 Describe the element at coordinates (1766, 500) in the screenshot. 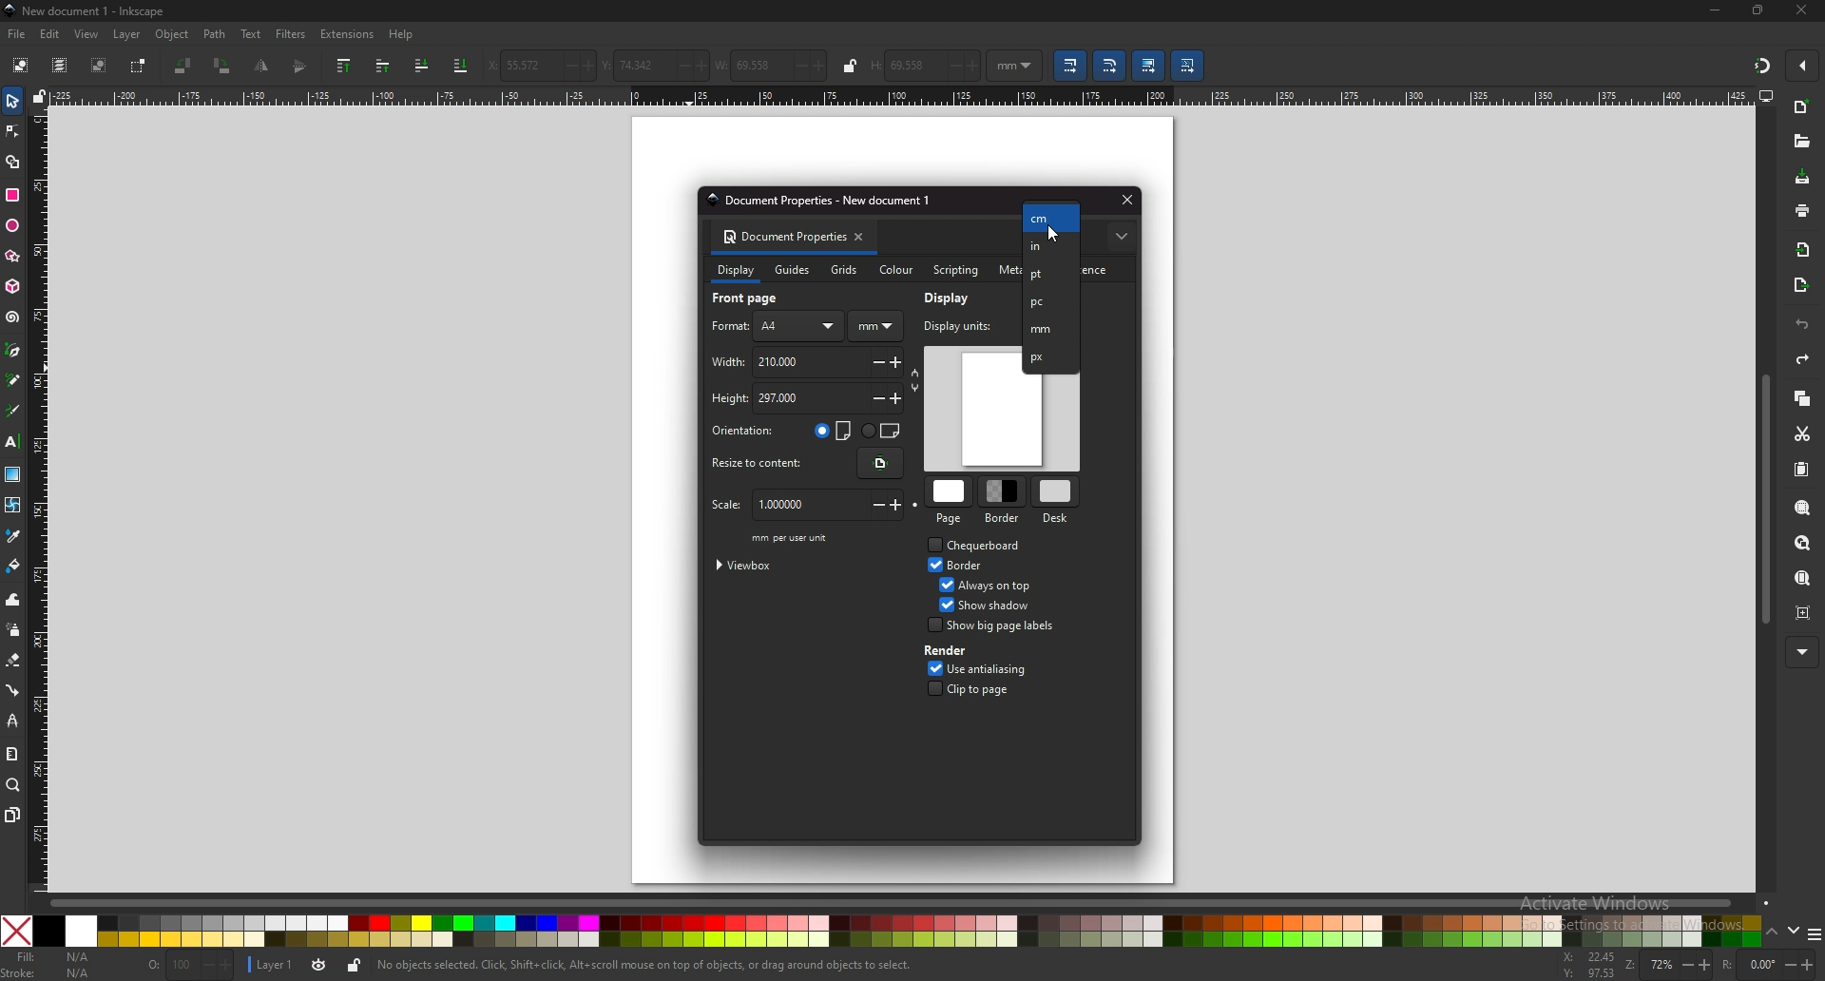

I see `scroll bar` at that location.